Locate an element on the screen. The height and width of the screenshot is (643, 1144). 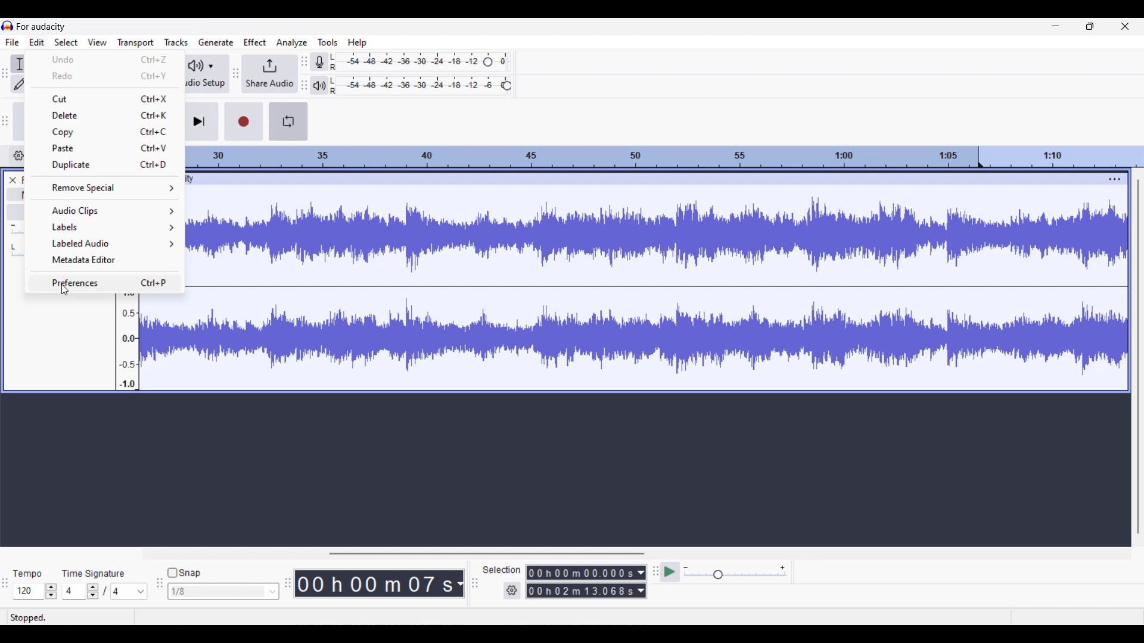
Close interface is located at coordinates (1125, 26).